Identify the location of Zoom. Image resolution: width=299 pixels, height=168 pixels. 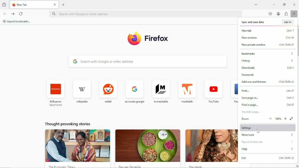
(268, 119).